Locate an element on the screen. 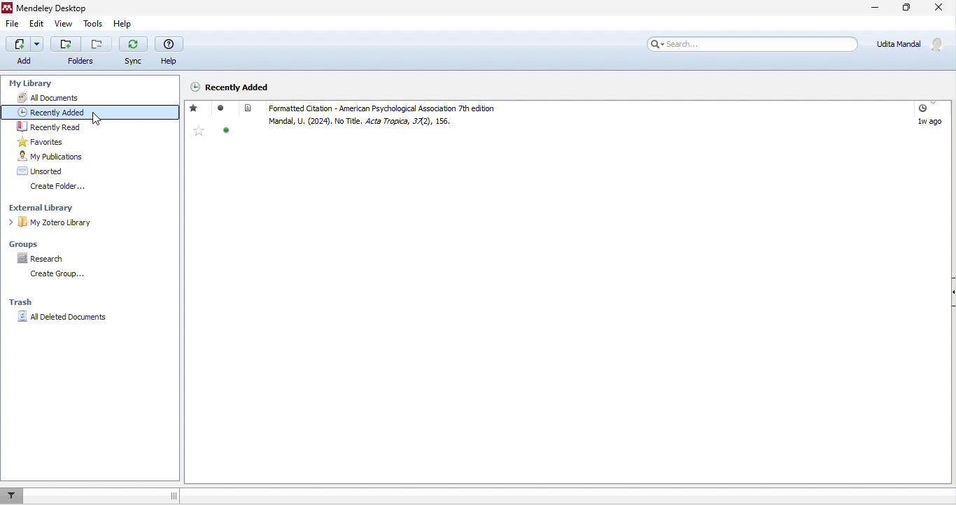  close is located at coordinates (941, 10).